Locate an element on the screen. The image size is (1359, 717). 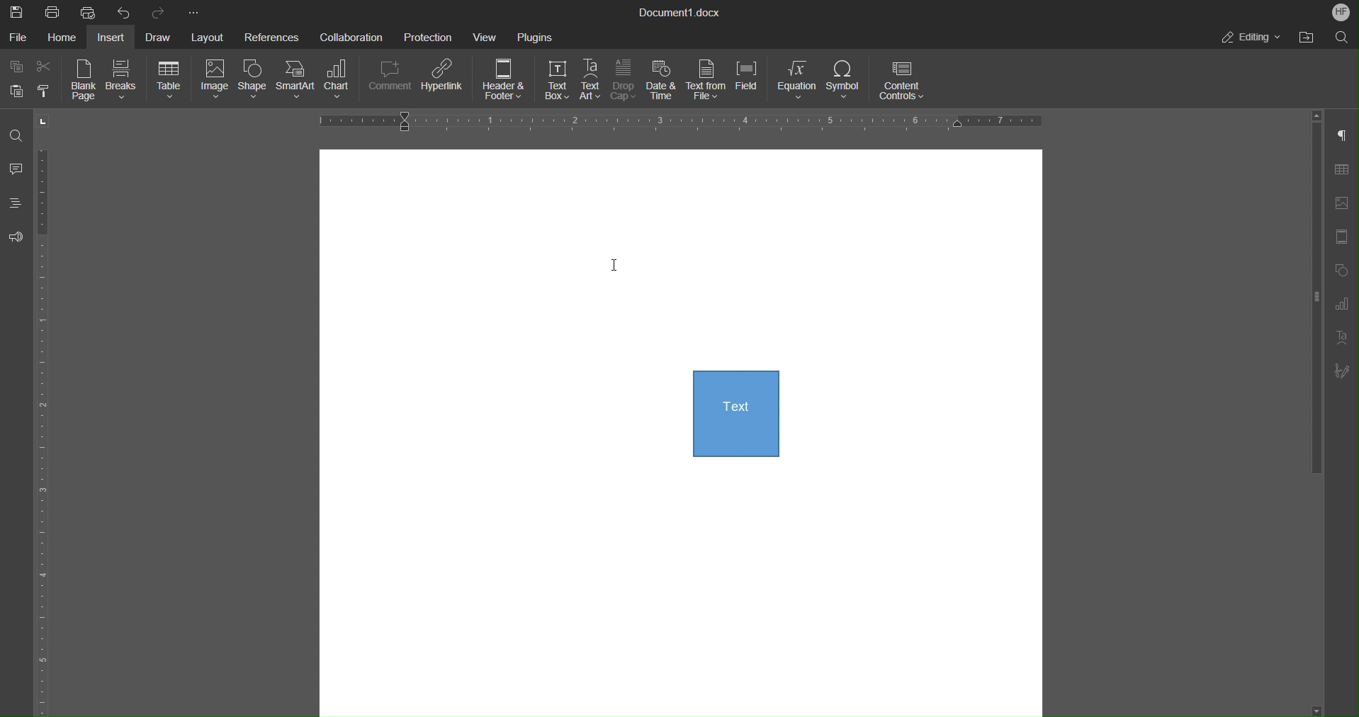
Document1.docx is located at coordinates (681, 13).